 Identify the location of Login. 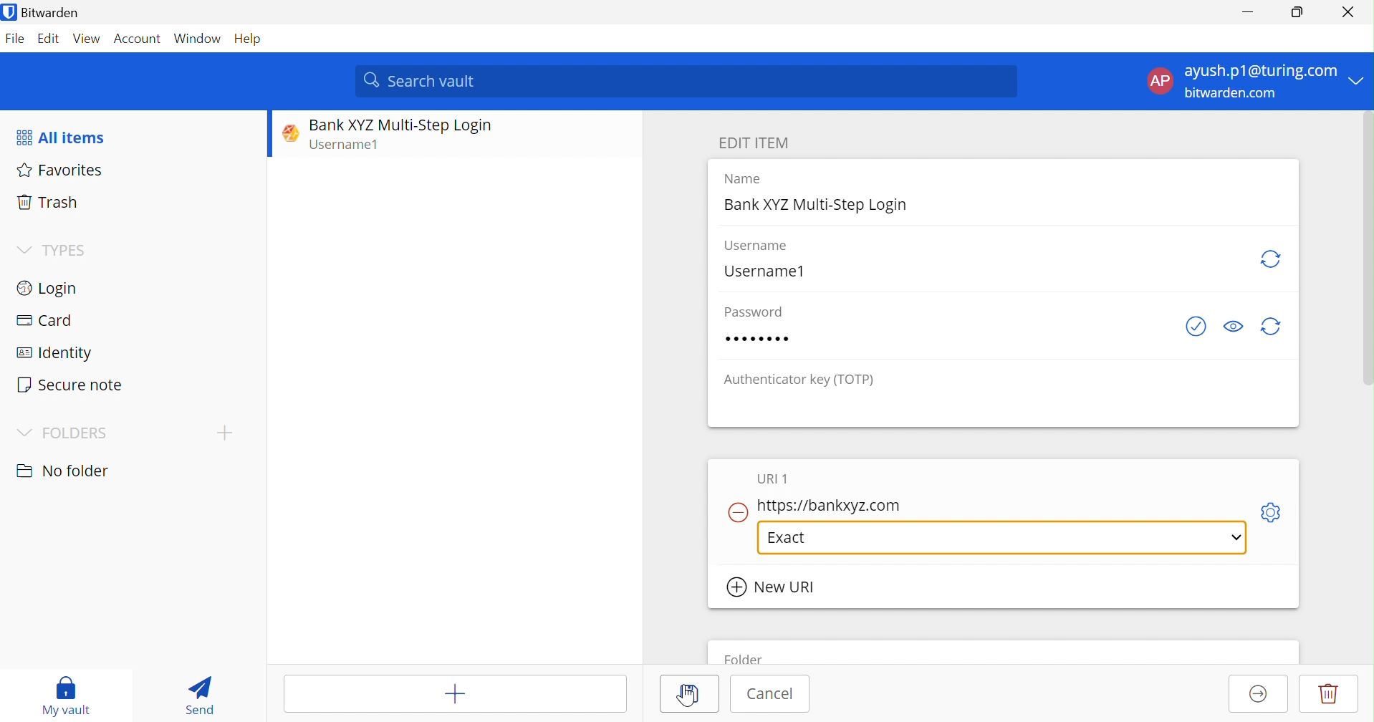
(46, 288).